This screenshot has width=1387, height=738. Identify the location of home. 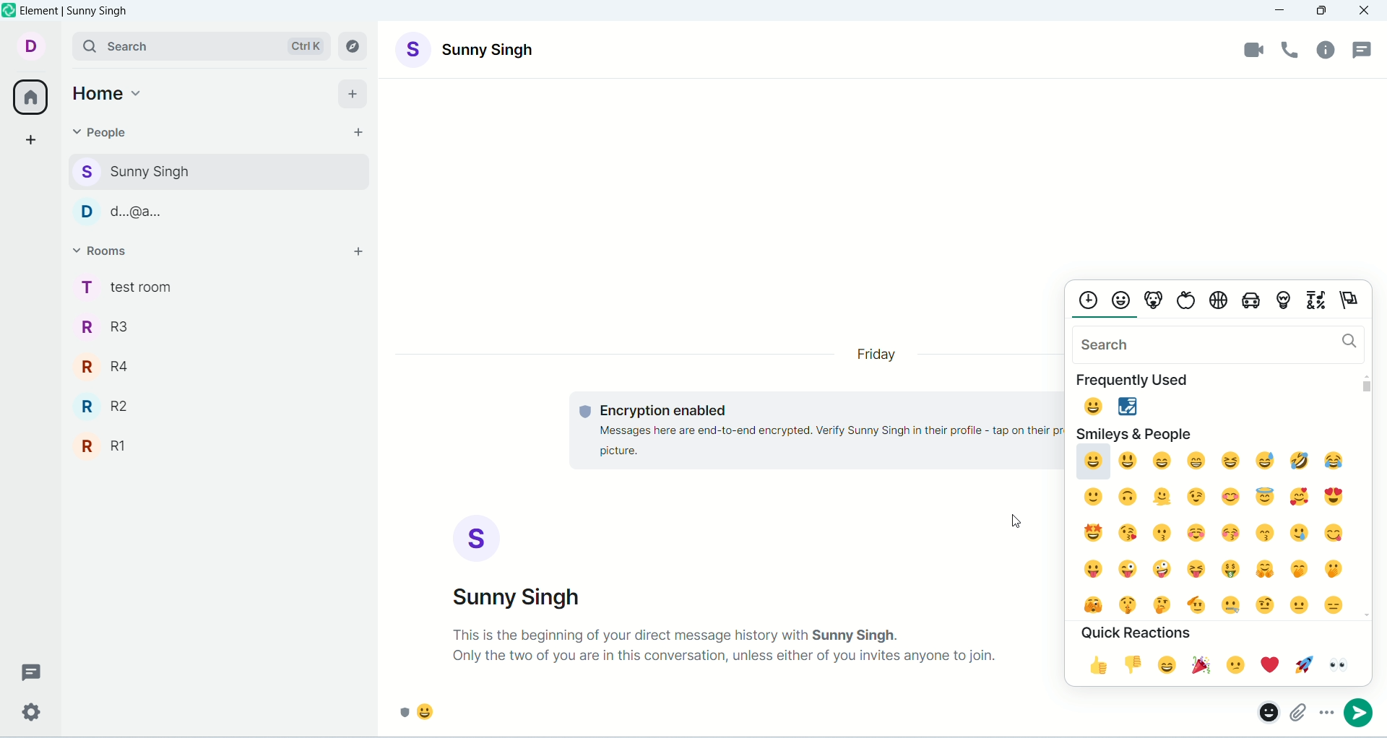
(30, 98).